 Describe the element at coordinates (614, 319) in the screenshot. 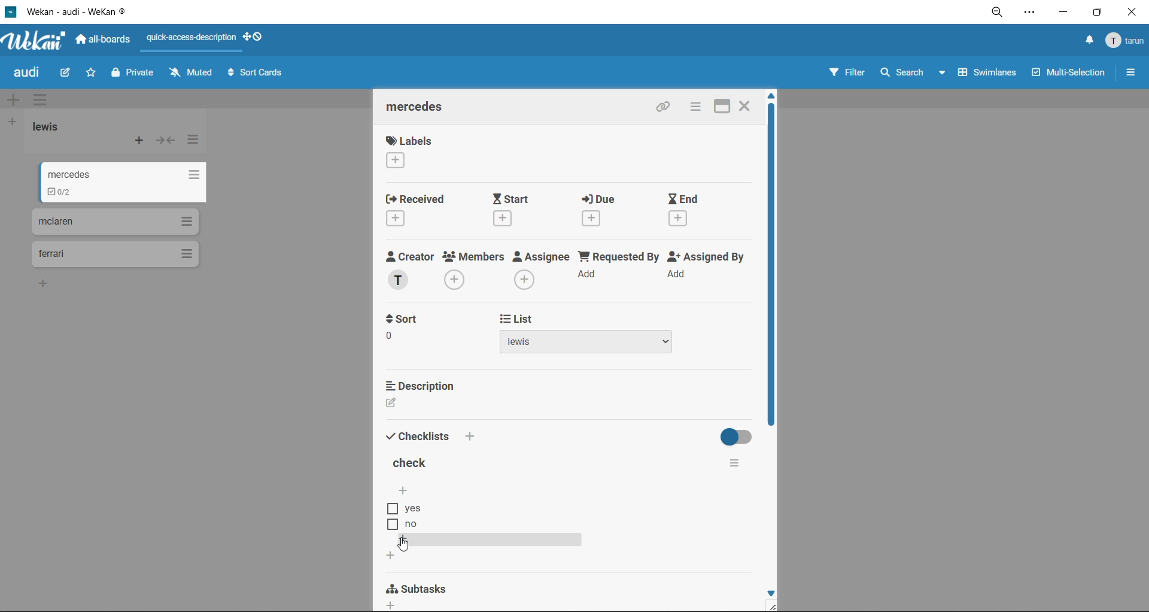

I see `list` at that location.